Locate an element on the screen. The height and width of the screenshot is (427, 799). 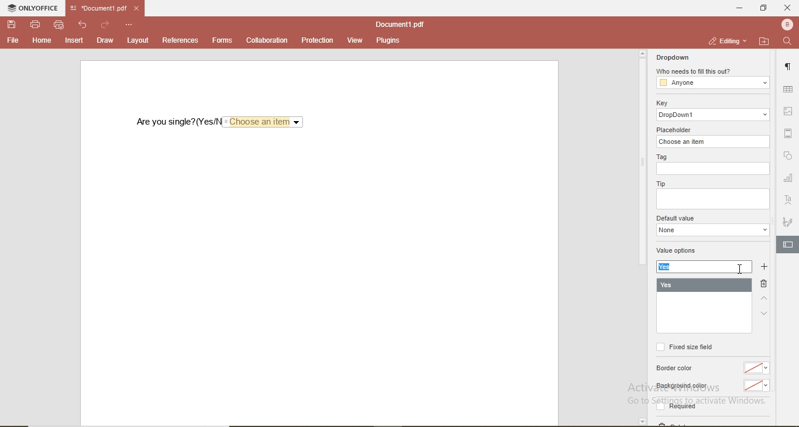
plugins is located at coordinates (386, 40).